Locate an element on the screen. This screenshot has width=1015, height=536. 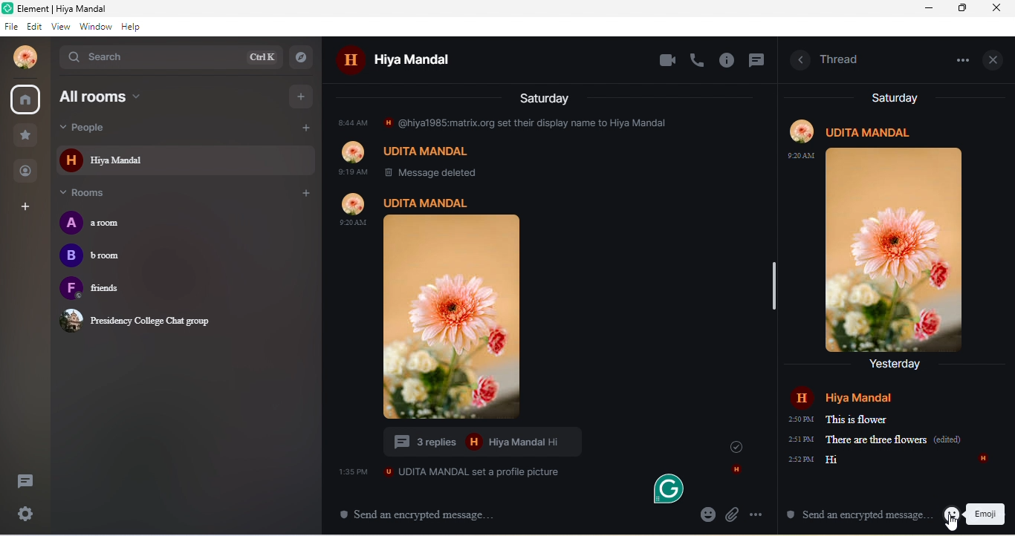
a room is located at coordinates (94, 222).